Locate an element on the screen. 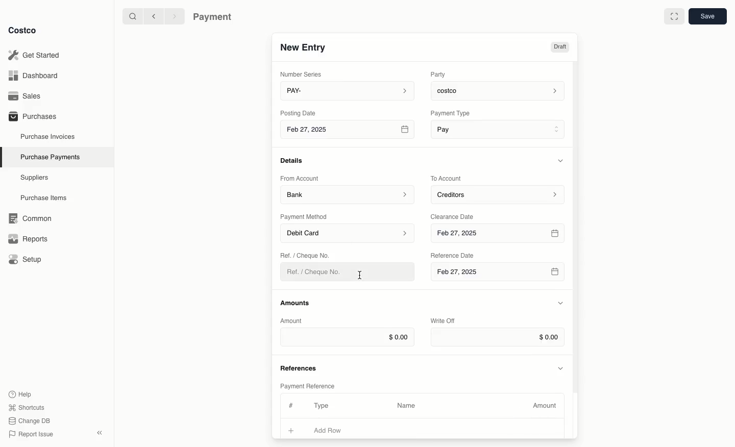  Amount is located at coordinates (293, 320).